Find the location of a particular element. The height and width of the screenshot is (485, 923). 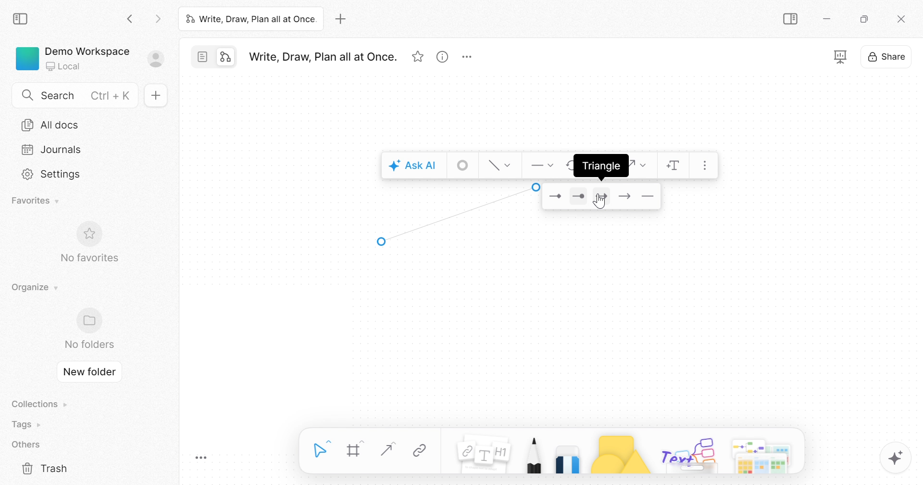

Search is located at coordinates (58, 95).